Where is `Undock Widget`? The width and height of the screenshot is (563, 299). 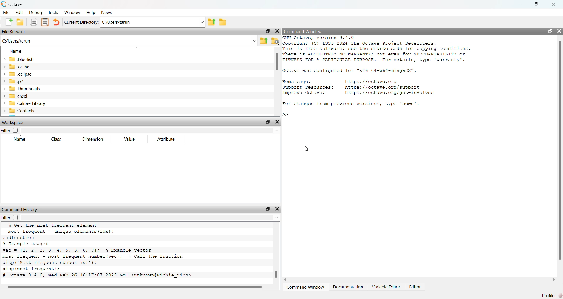 Undock Widget is located at coordinates (268, 122).